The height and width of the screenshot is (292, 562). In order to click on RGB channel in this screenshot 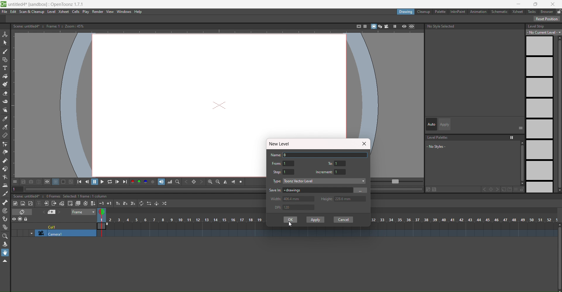, I will do `click(139, 182)`.